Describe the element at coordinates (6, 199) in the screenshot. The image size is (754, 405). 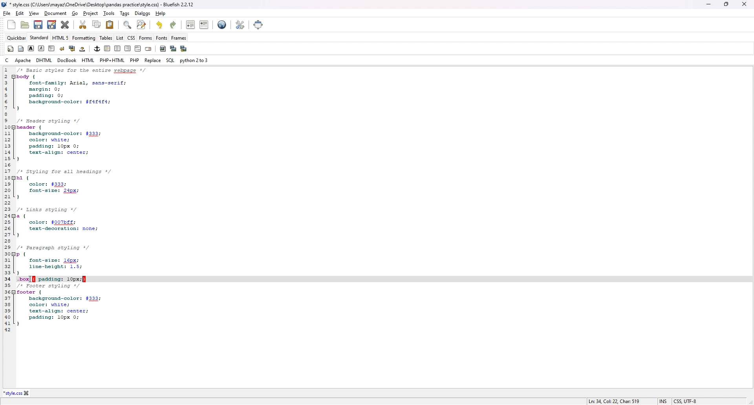
I see `line number` at that location.